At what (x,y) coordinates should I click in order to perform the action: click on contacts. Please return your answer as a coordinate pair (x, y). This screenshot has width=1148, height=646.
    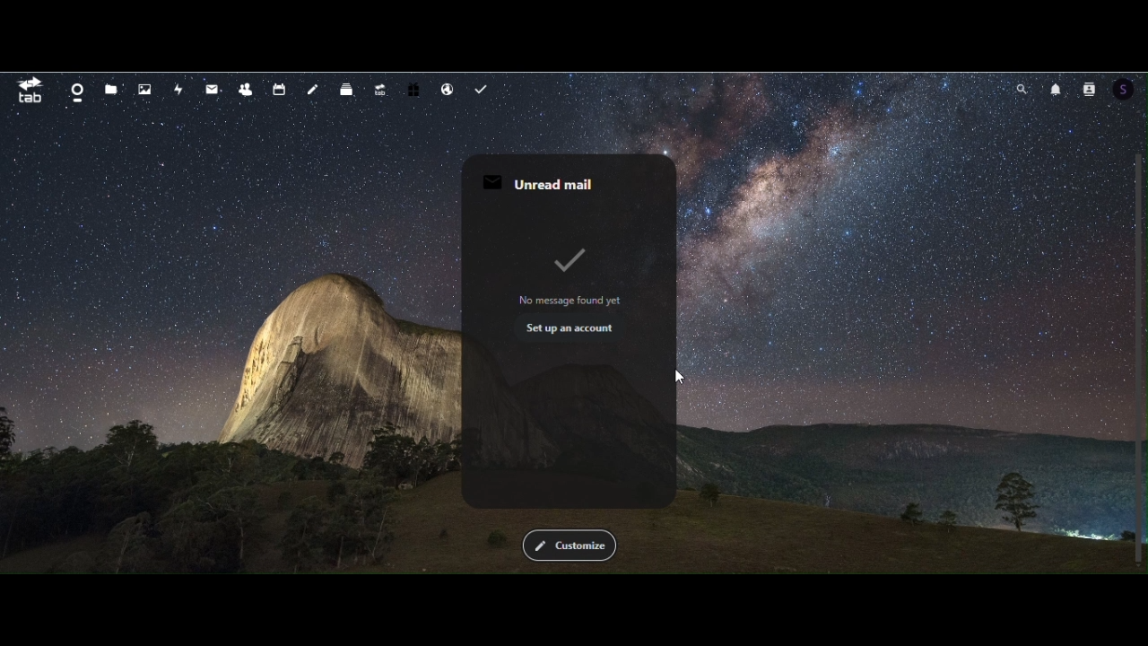
    Looking at the image, I should click on (1092, 87).